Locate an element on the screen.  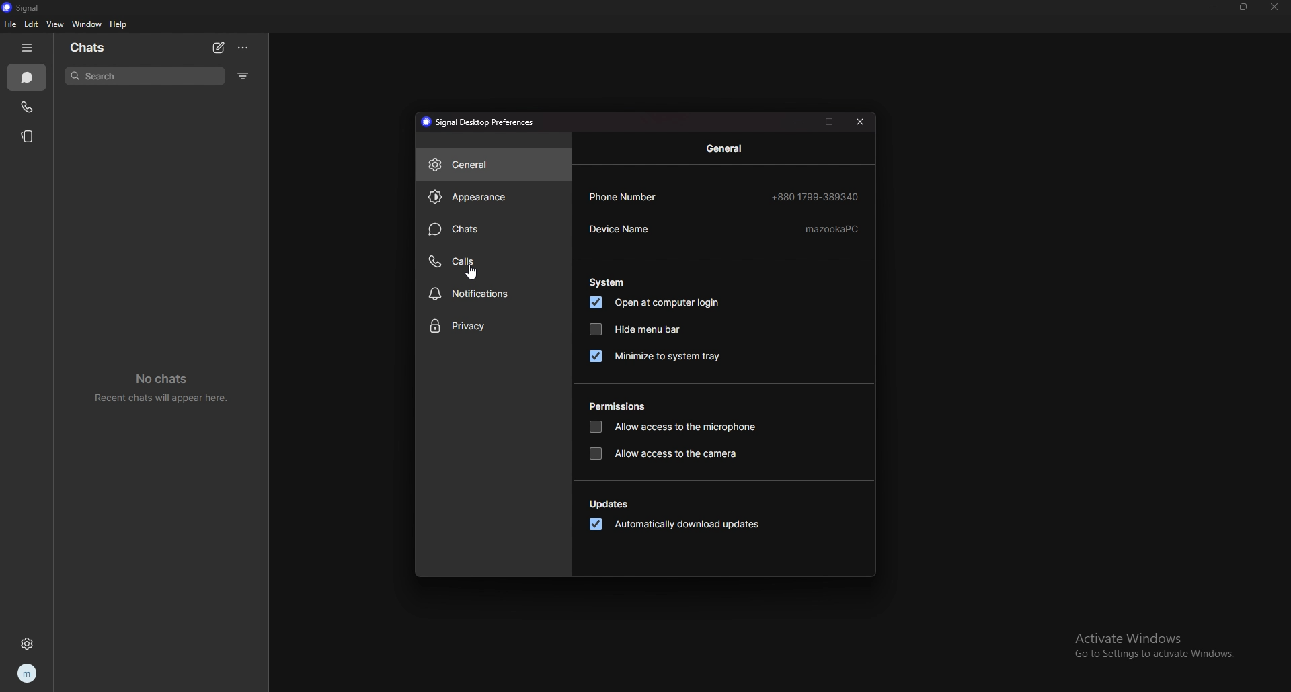
open at computer login is located at coordinates (655, 303).